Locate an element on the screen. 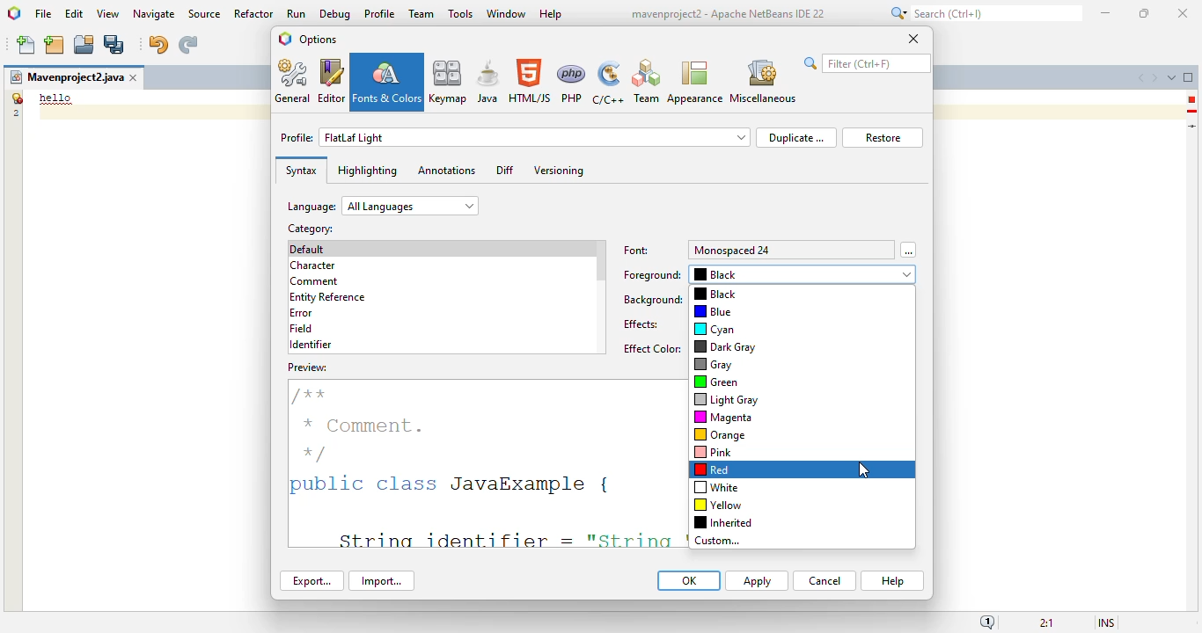 Image resolution: width=1202 pixels, height=633 pixels. effect color:  is located at coordinates (651, 348).